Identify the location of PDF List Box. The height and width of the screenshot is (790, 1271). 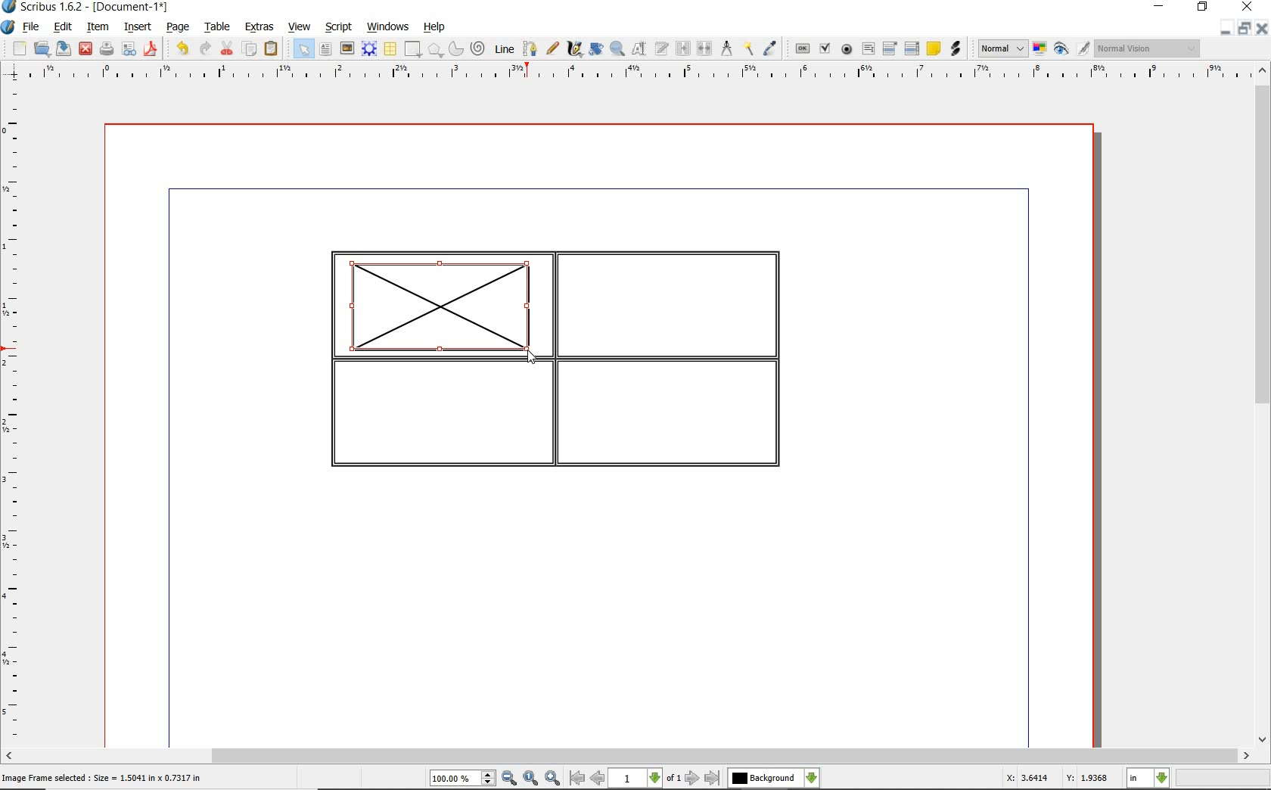
(912, 48).